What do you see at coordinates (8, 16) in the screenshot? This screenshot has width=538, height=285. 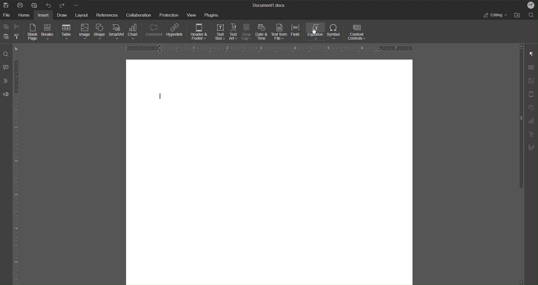 I see `File` at bounding box center [8, 16].